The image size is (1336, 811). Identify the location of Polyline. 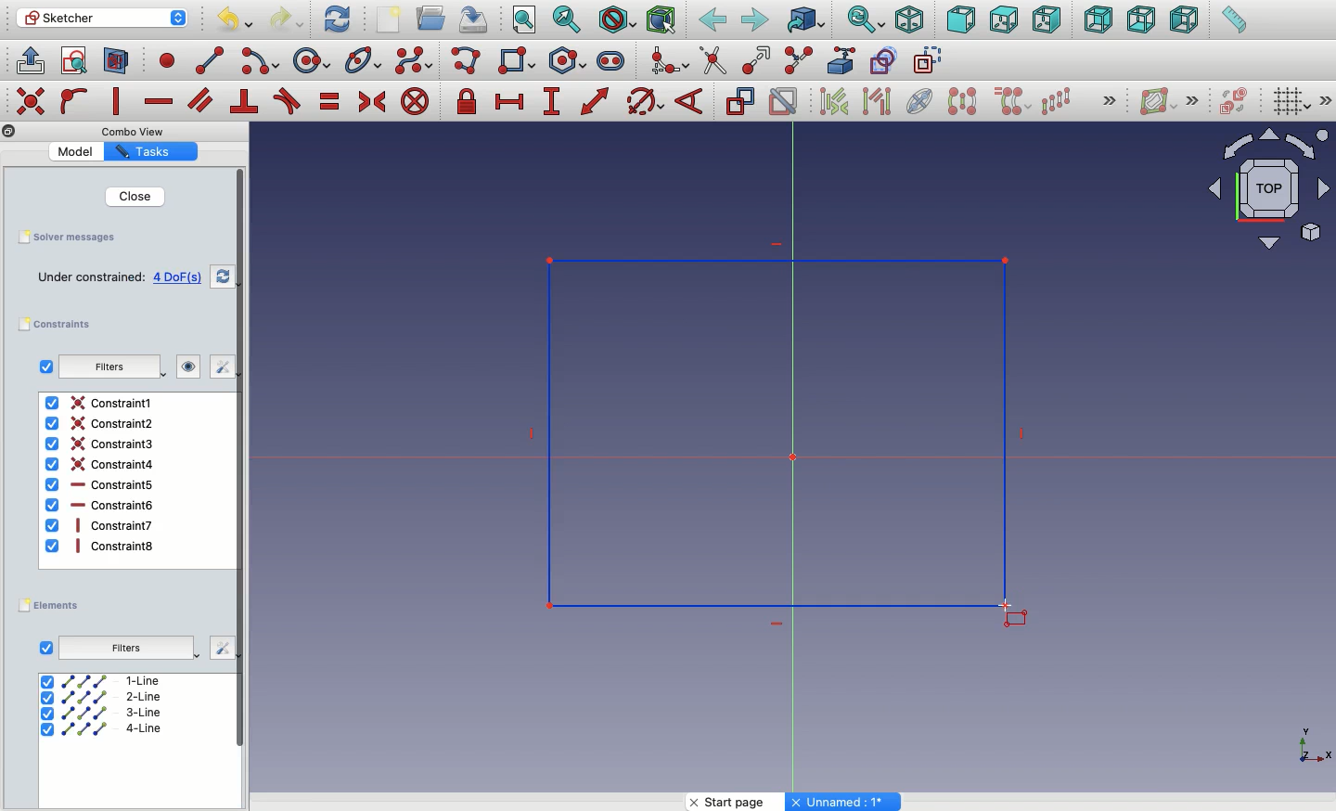
(469, 62).